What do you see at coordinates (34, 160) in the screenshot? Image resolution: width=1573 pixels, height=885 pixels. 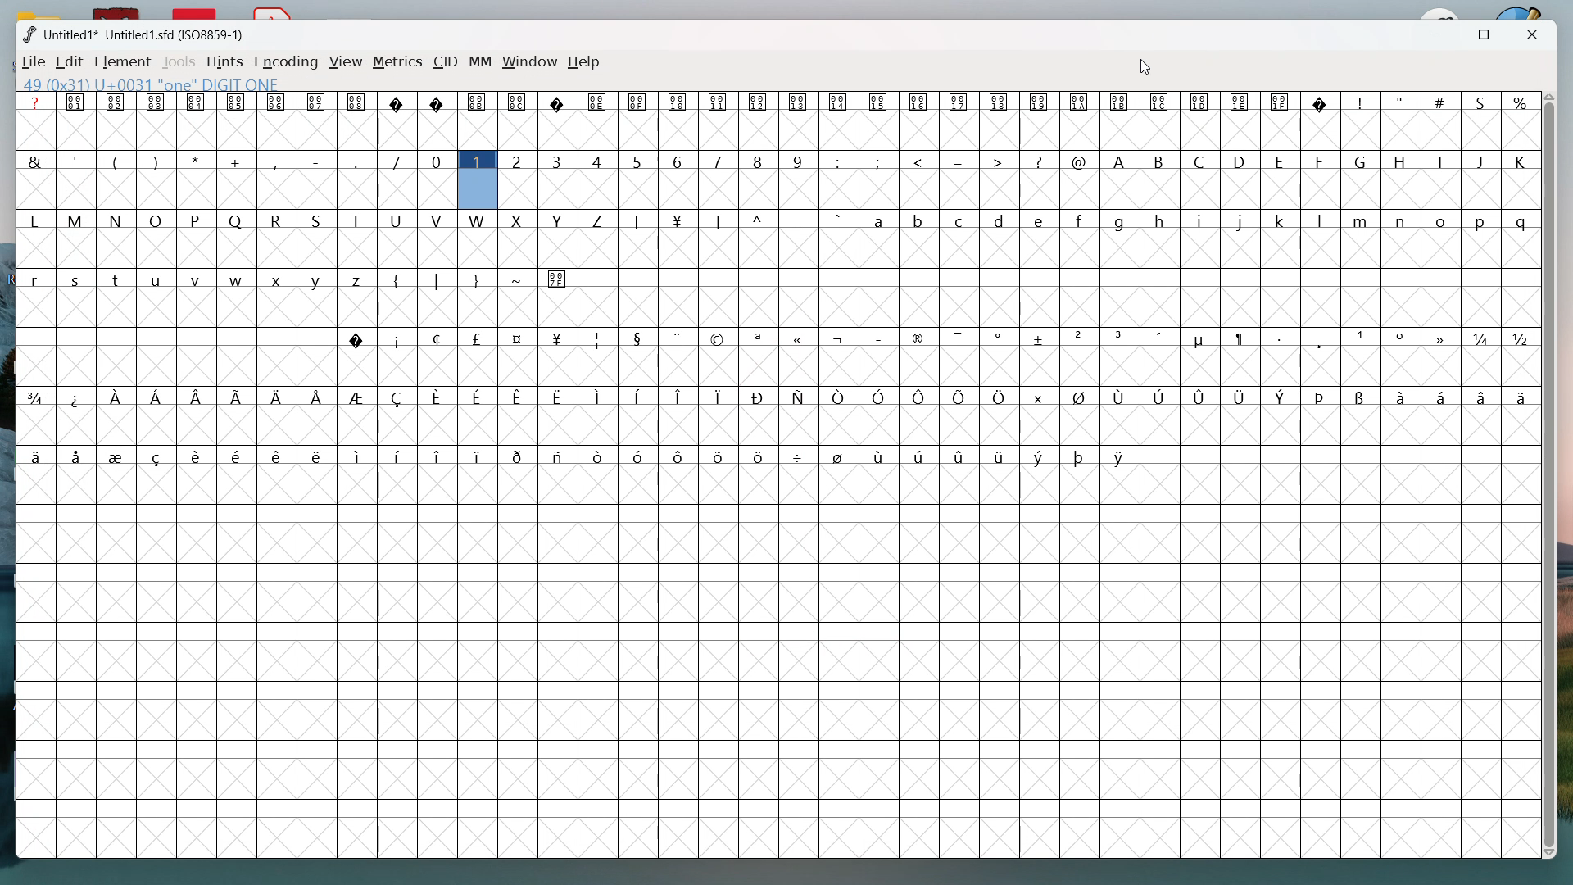 I see `&` at bounding box center [34, 160].